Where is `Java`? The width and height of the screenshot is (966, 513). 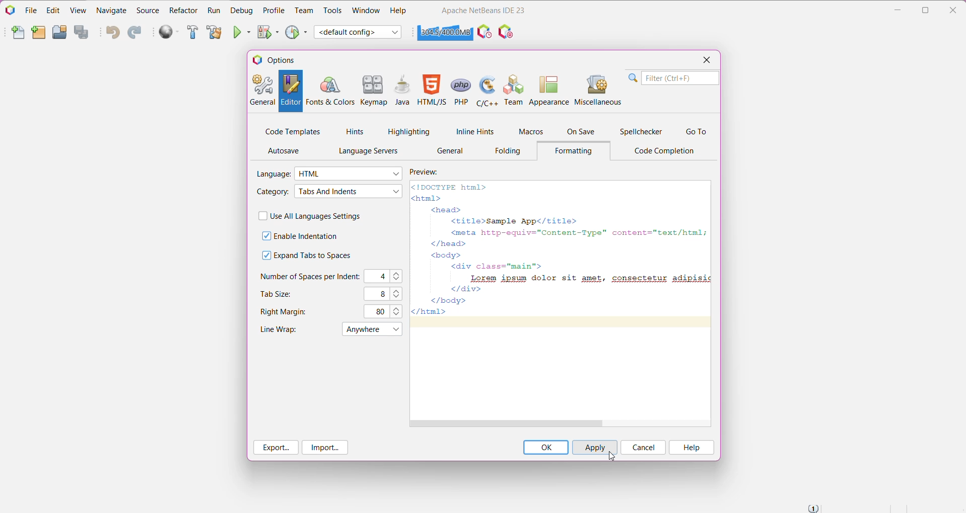
Java is located at coordinates (402, 91).